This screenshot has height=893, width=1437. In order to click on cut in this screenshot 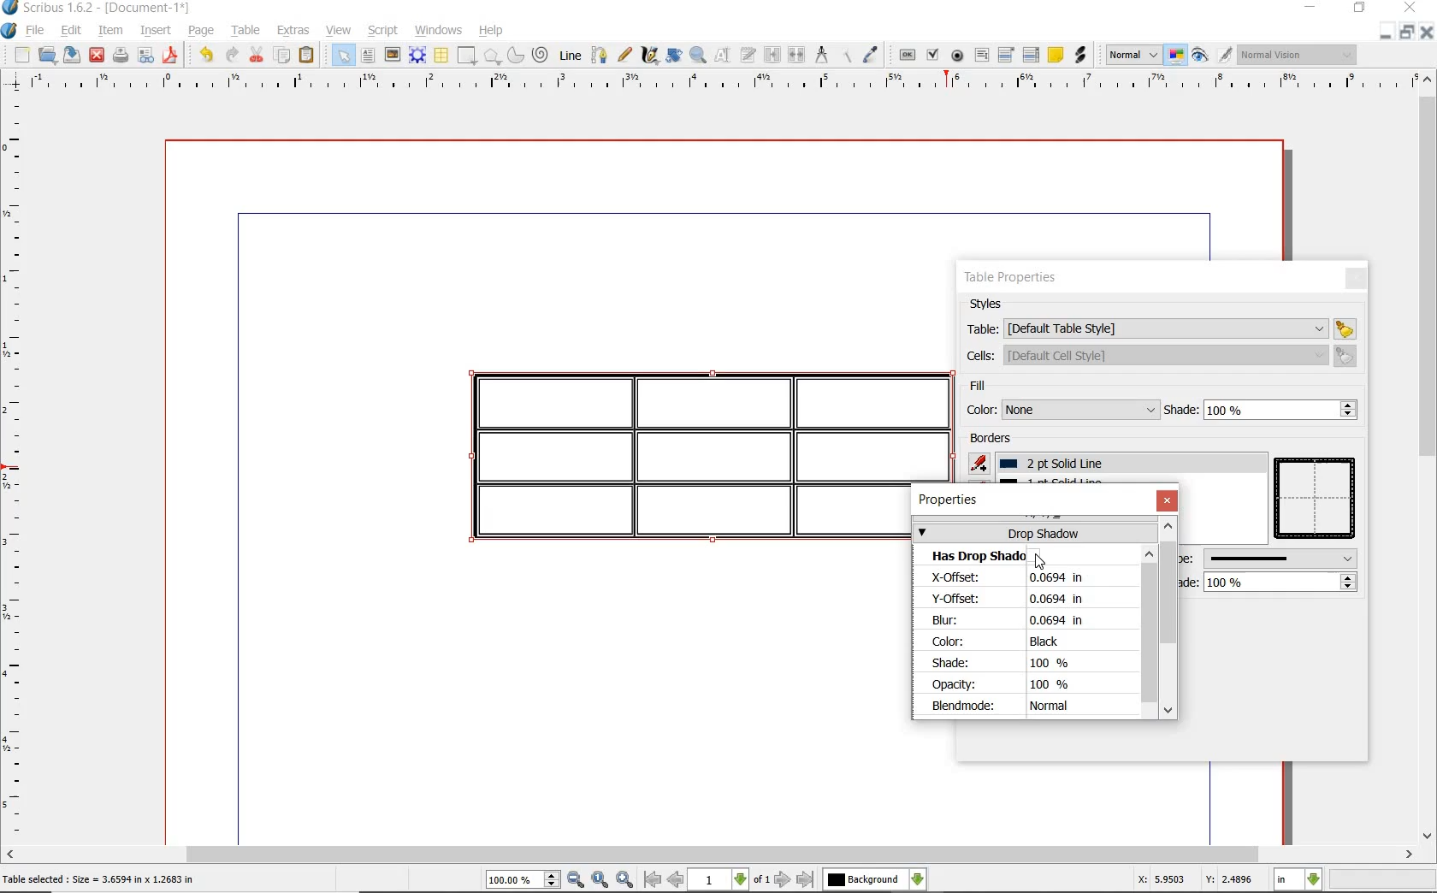, I will do `click(257, 56)`.